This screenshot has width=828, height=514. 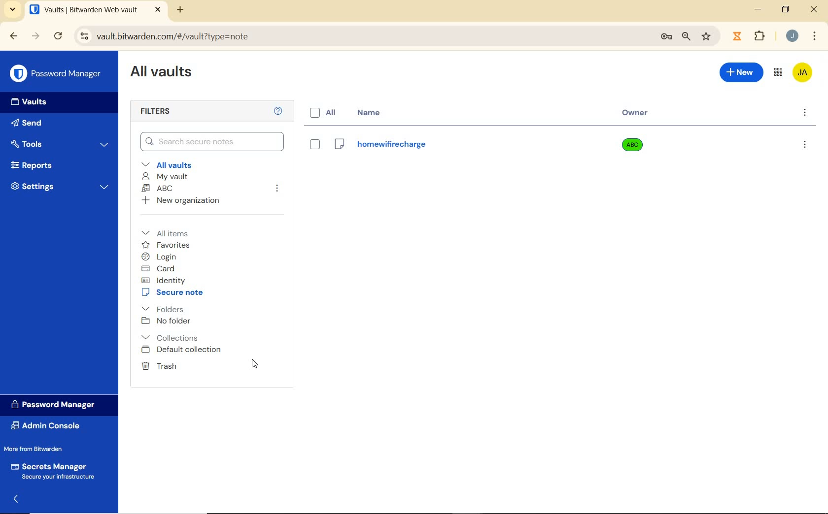 I want to click on owner, so click(x=638, y=114).